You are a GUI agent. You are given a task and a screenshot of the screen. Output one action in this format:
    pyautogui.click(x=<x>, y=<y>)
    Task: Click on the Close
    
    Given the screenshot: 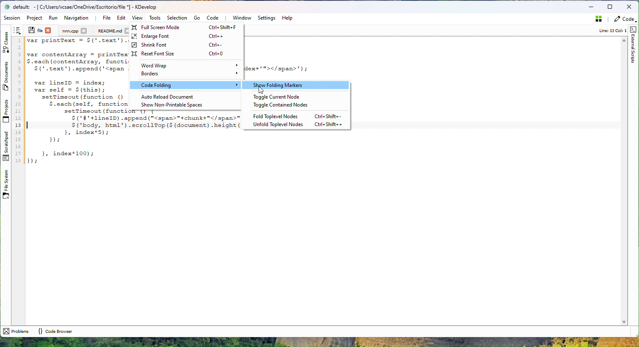 What is the action you would take?
    pyautogui.click(x=629, y=7)
    